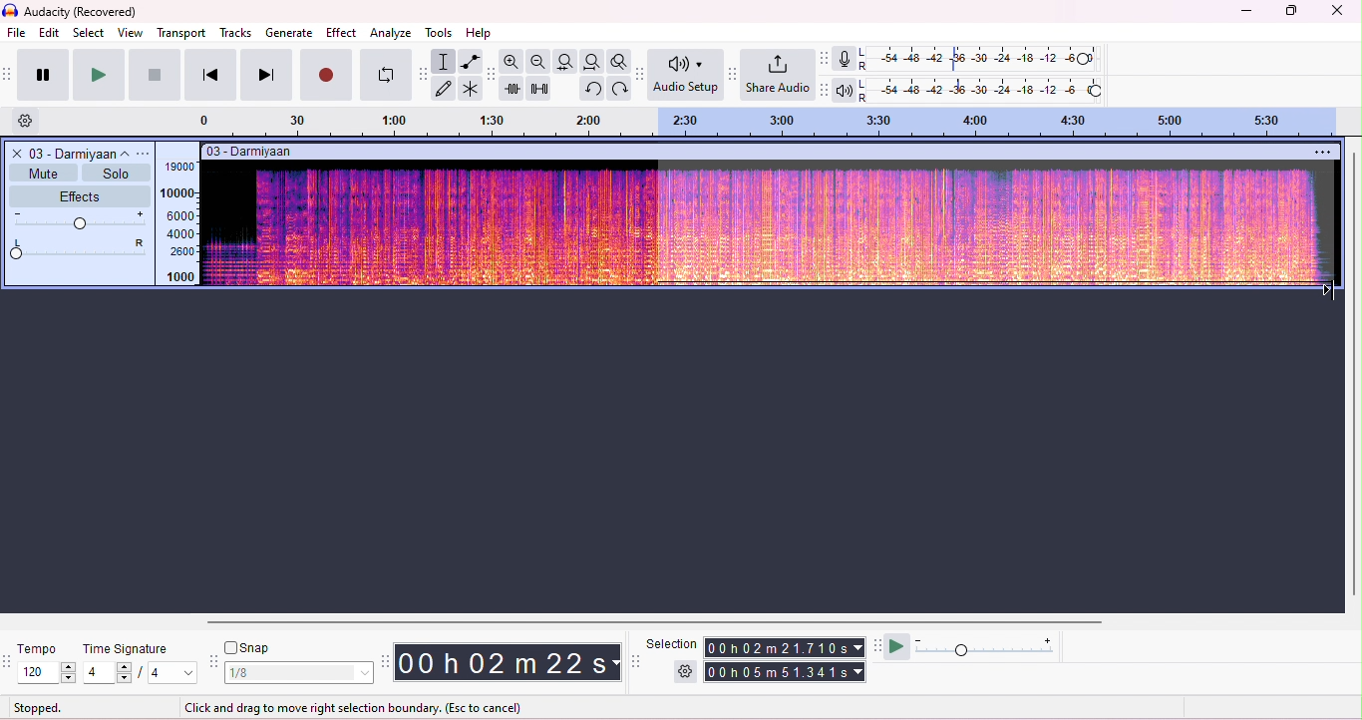 The width and height of the screenshot is (1362, 720). What do you see at coordinates (155, 74) in the screenshot?
I see `stop` at bounding box center [155, 74].